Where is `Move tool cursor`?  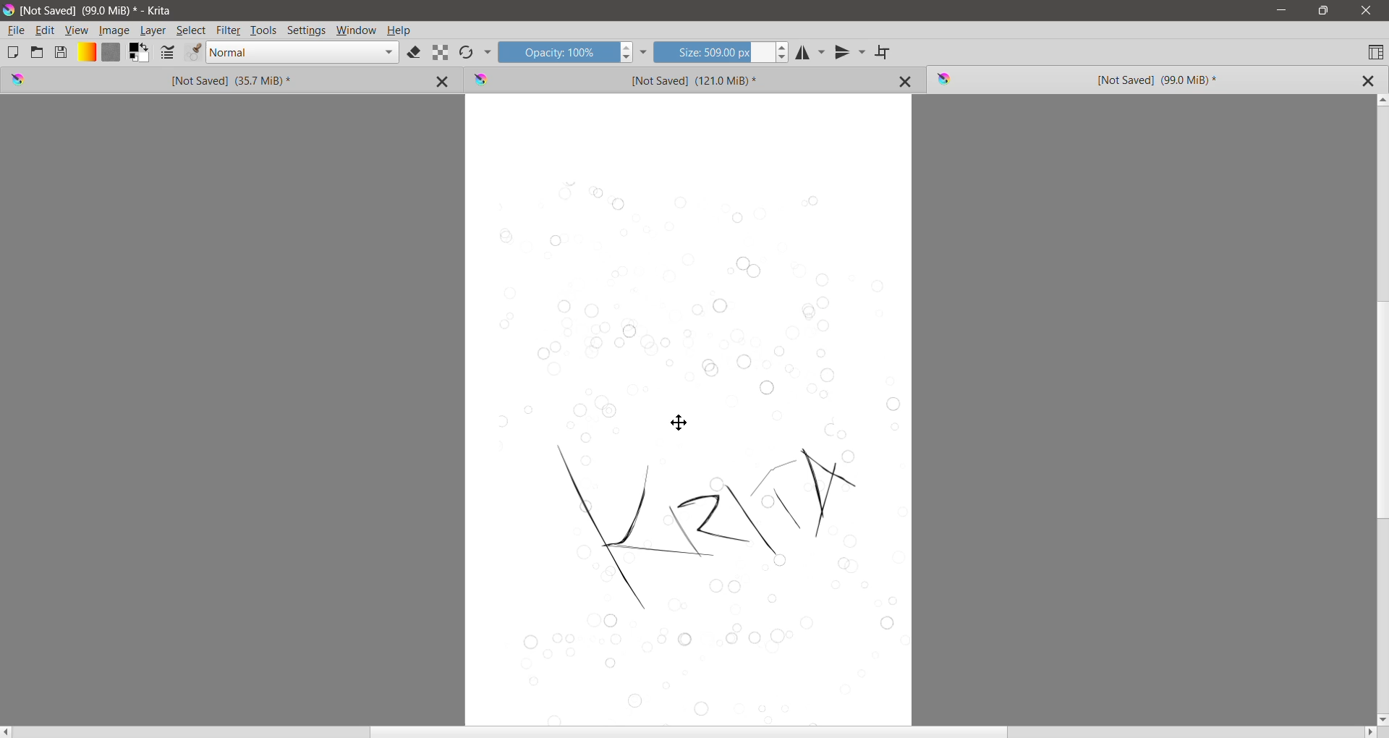
Move tool cursor is located at coordinates (679, 423).